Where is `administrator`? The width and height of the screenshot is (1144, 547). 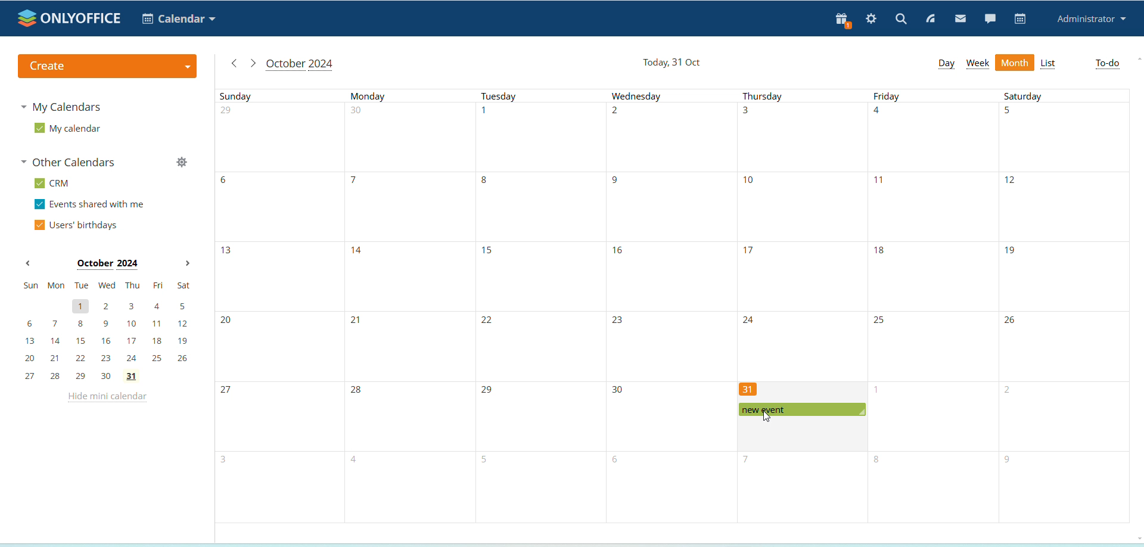 administrator is located at coordinates (1092, 20).